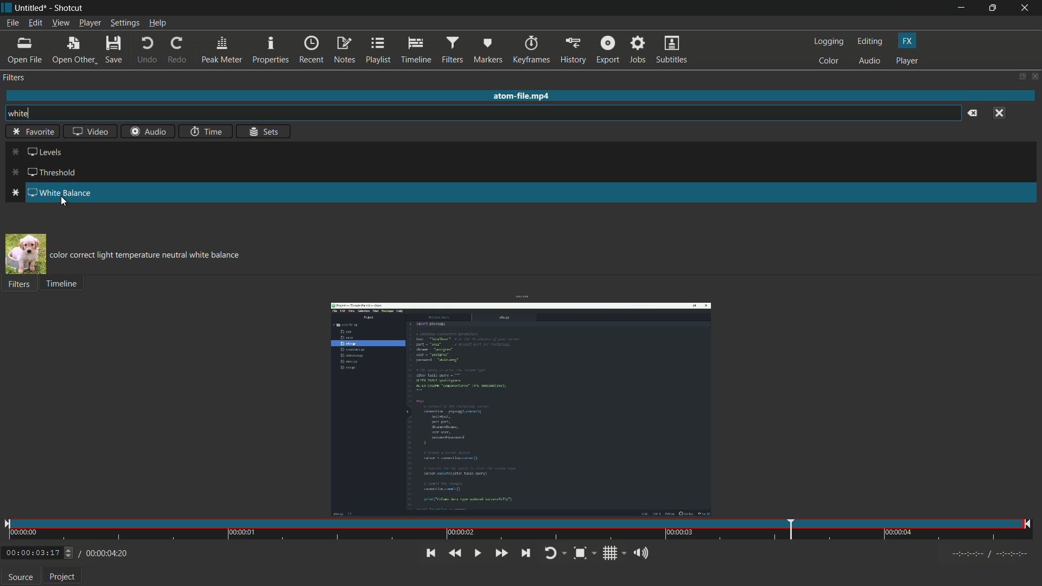 This screenshot has height=586, width=1042. What do you see at coordinates (672, 49) in the screenshot?
I see `subtitles` at bounding box center [672, 49].